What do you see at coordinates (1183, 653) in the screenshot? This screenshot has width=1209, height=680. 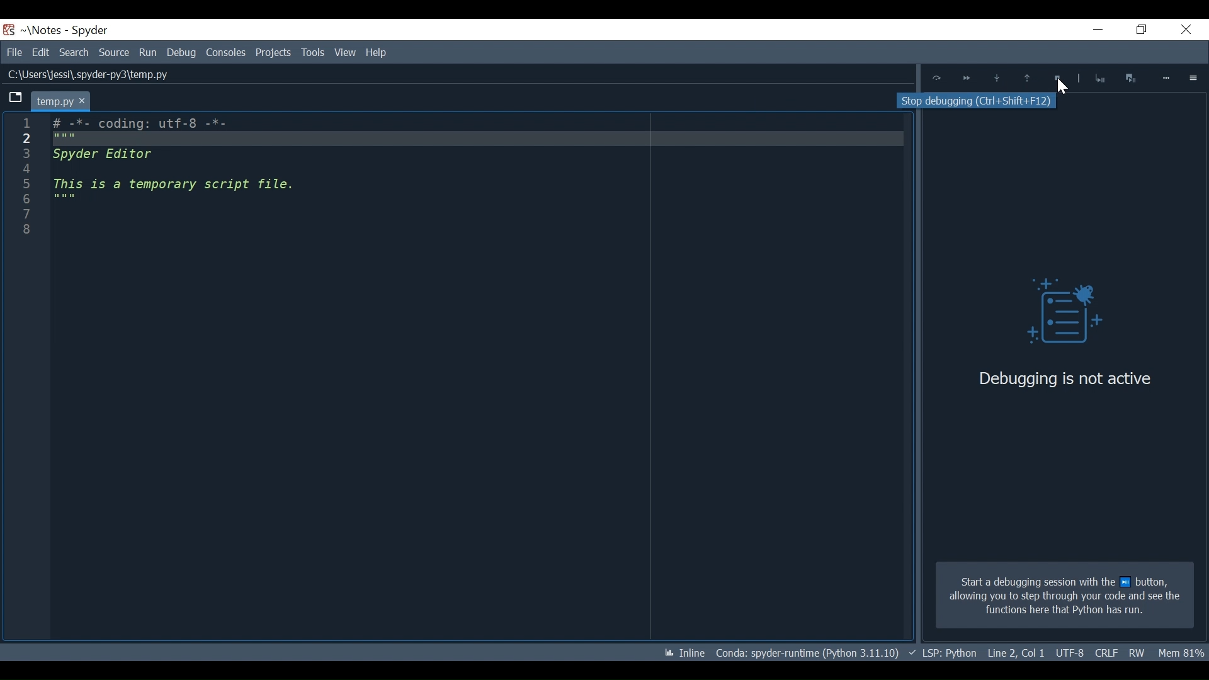 I see `Memory Usage` at bounding box center [1183, 653].